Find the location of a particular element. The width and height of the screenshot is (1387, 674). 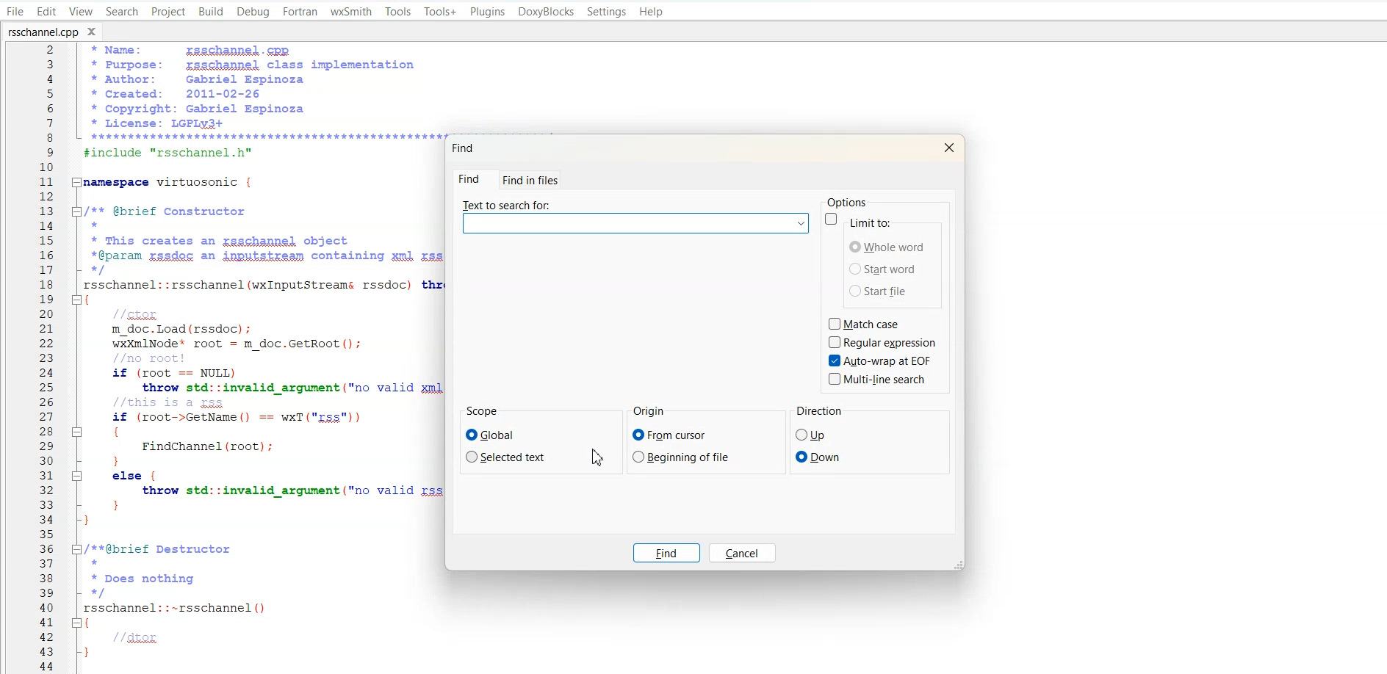

DoxyBlocks is located at coordinates (546, 11).